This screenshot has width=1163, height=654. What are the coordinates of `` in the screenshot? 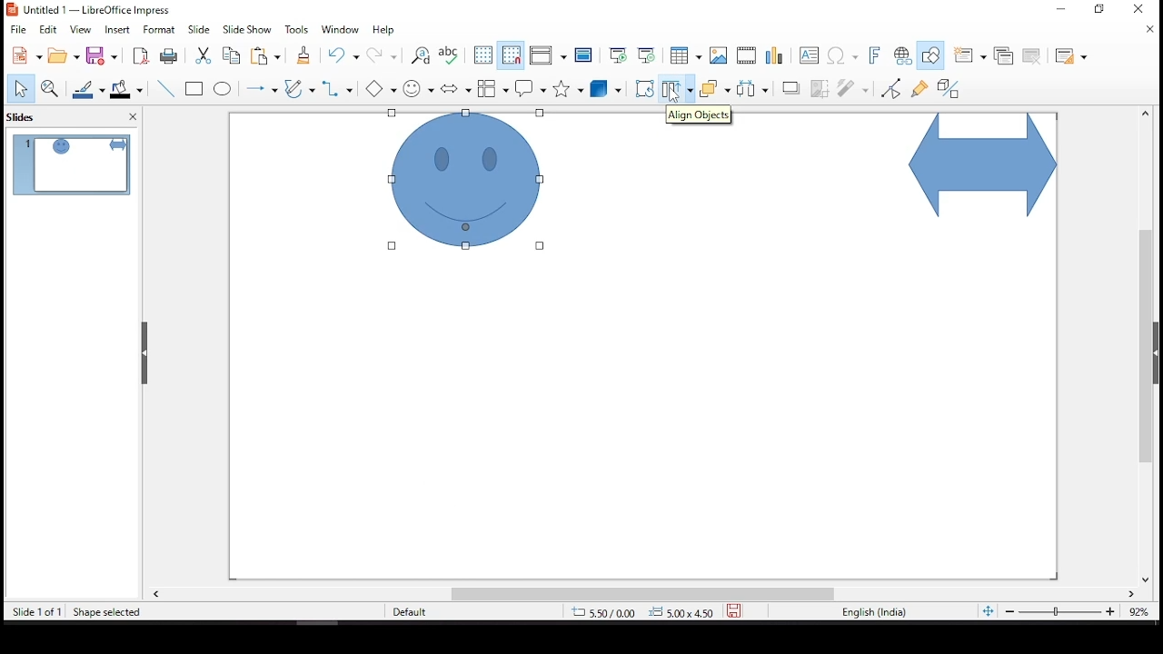 It's located at (384, 89).